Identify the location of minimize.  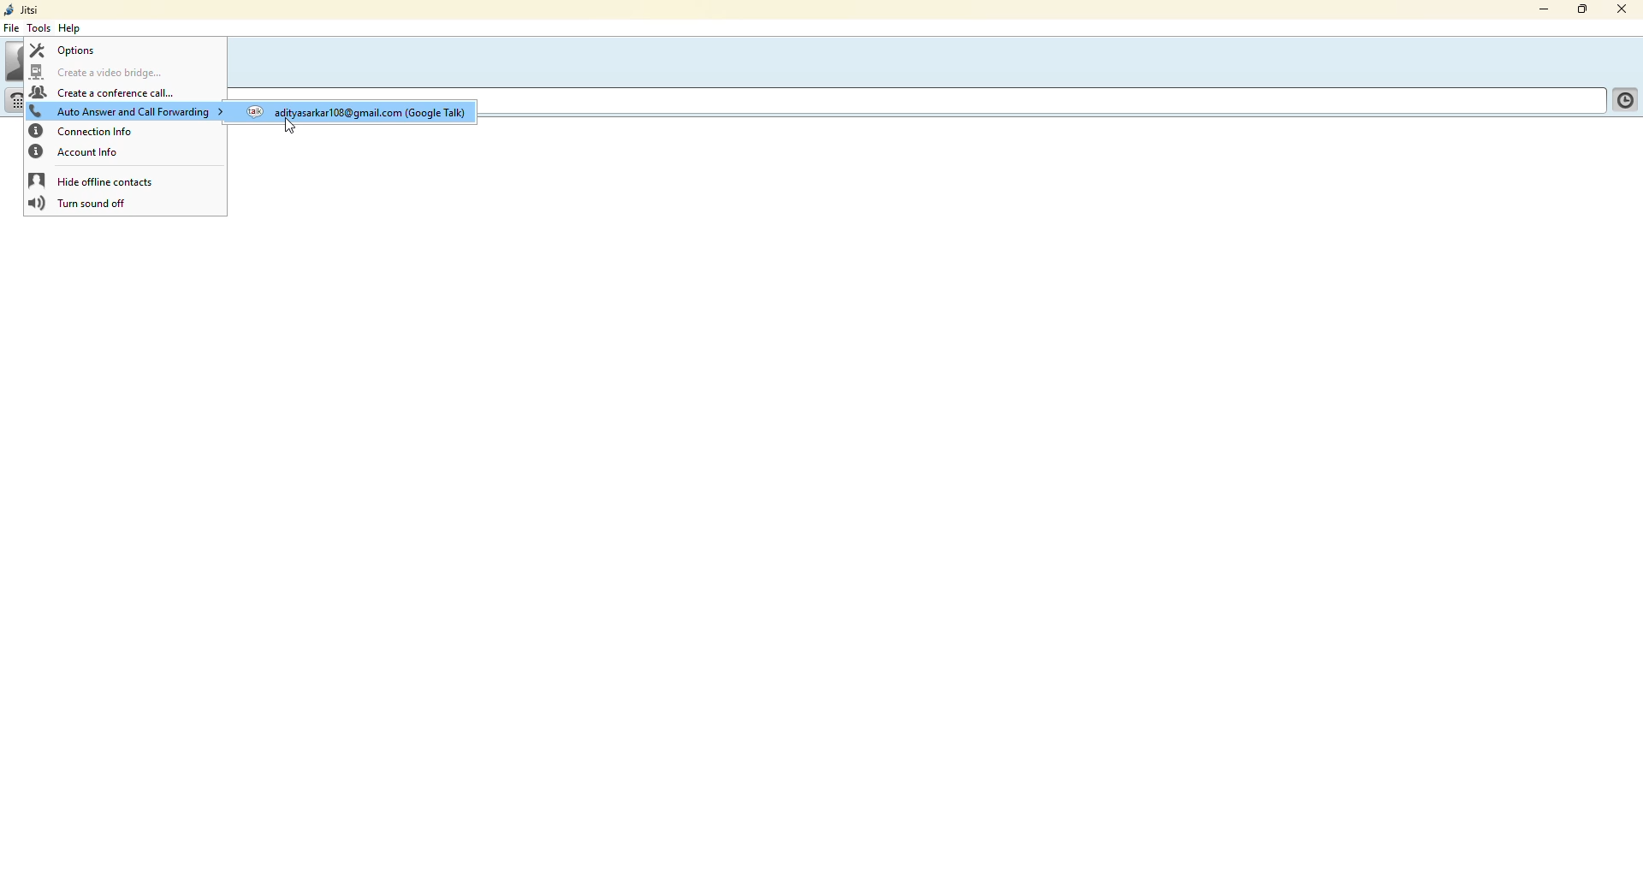
(1541, 10).